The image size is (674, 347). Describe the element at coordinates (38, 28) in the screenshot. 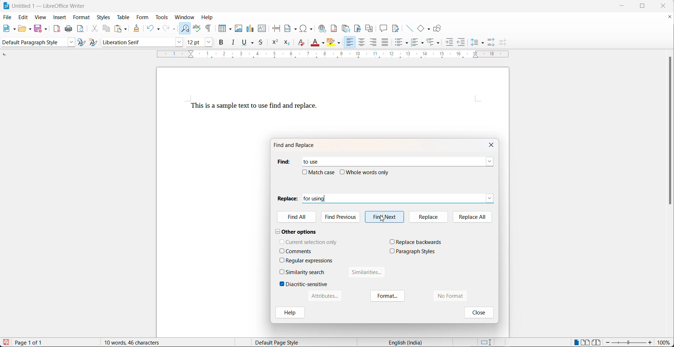

I see `save` at that location.